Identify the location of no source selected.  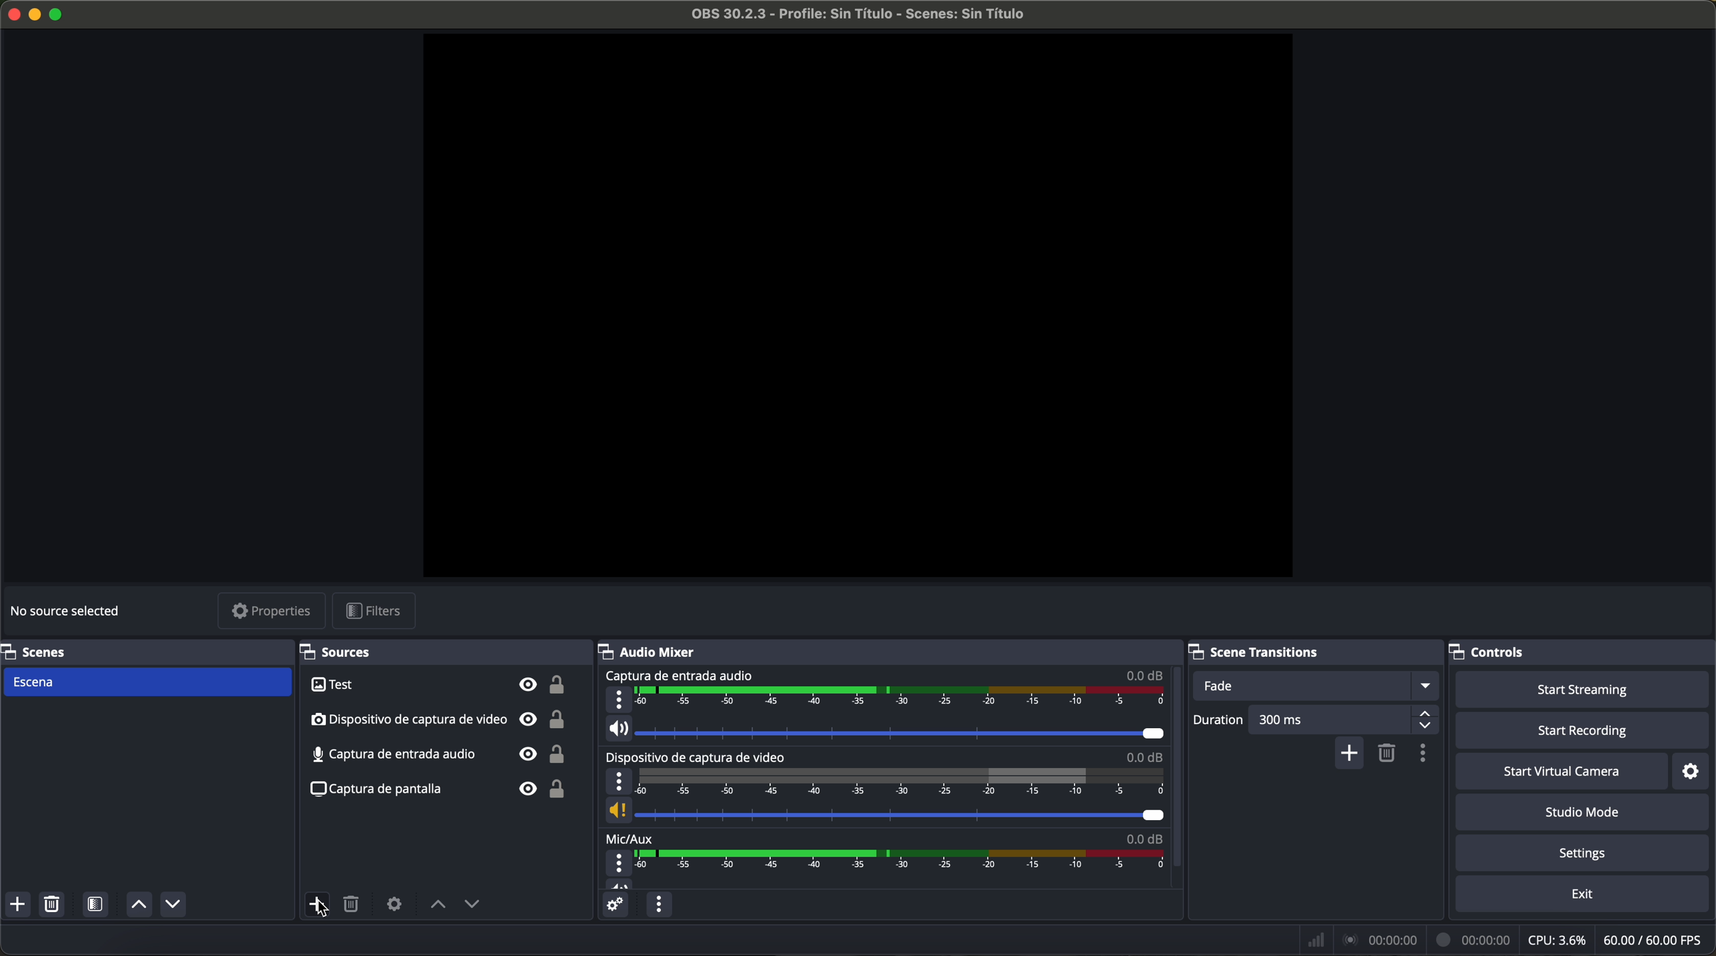
(70, 610).